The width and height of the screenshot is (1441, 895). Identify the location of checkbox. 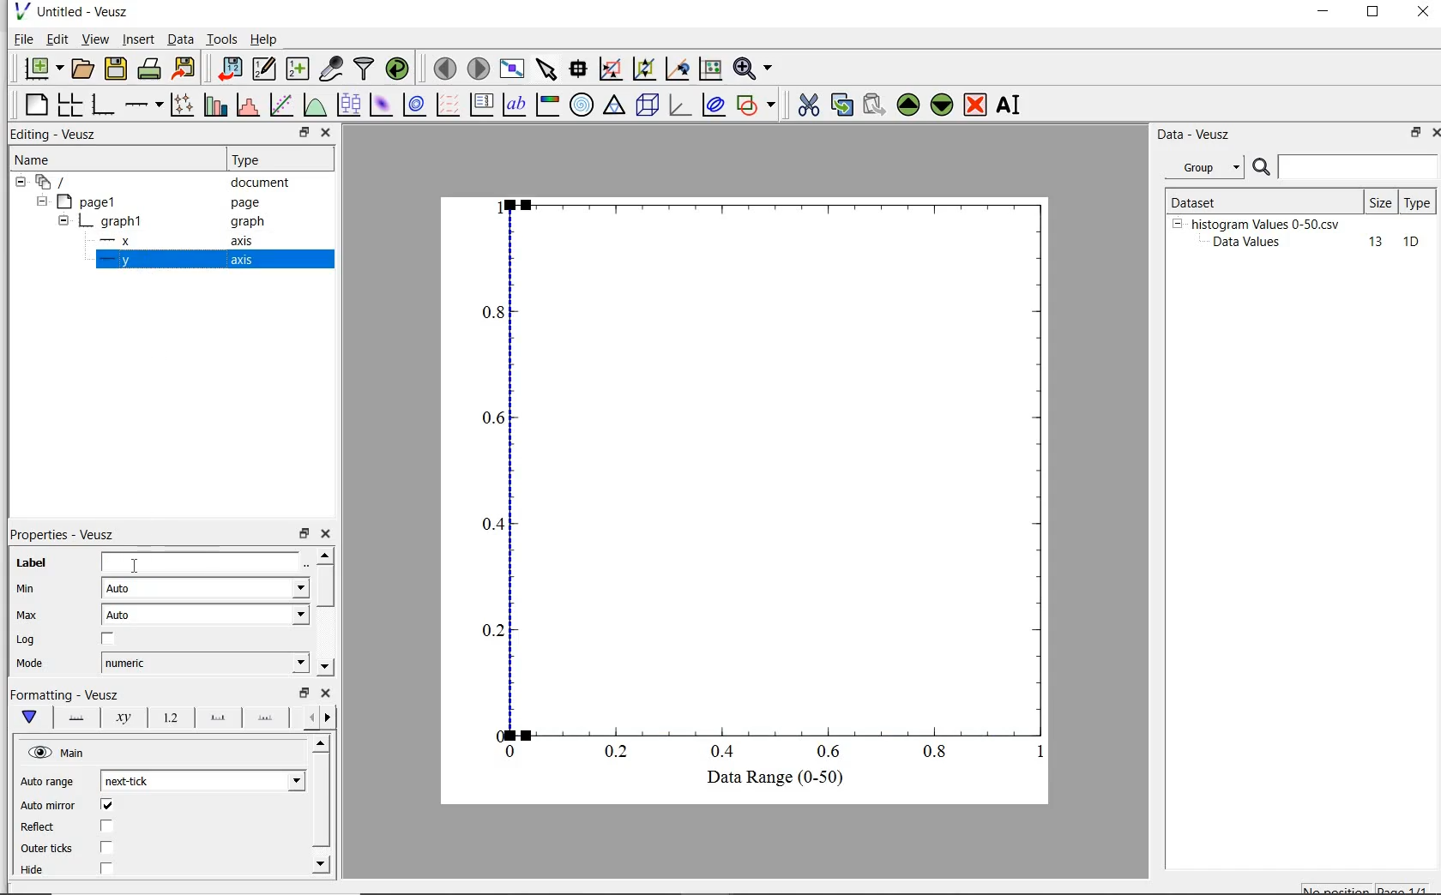
(107, 848).